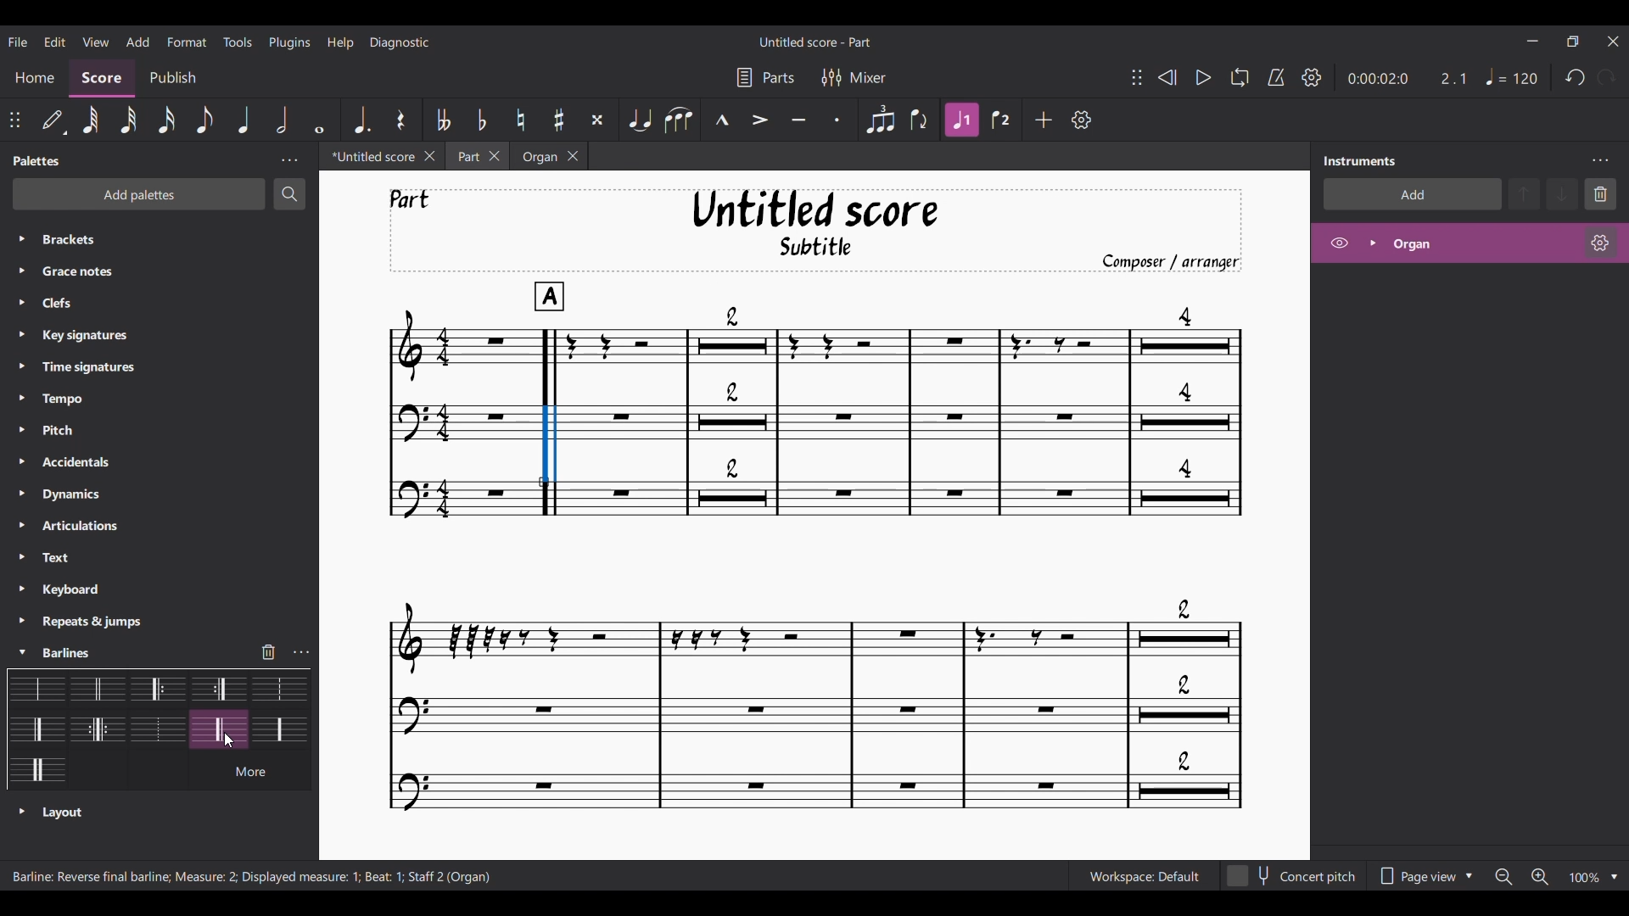 The width and height of the screenshot is (1629, 916). Describe the element at coordinates (34, 77) in the screenshot. I see `Home section` at that location.